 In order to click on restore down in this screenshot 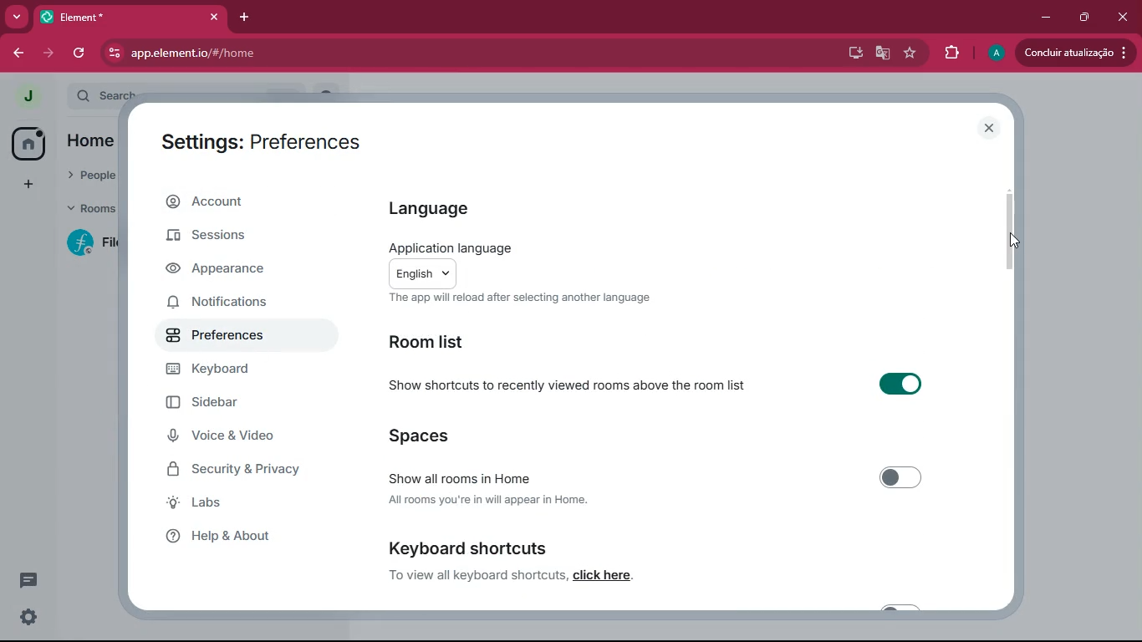, I will do `click(1085, 18)`.